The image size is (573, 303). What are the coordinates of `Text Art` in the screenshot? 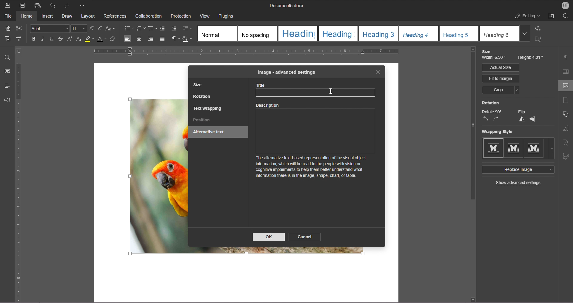 It's located at (566, 142).